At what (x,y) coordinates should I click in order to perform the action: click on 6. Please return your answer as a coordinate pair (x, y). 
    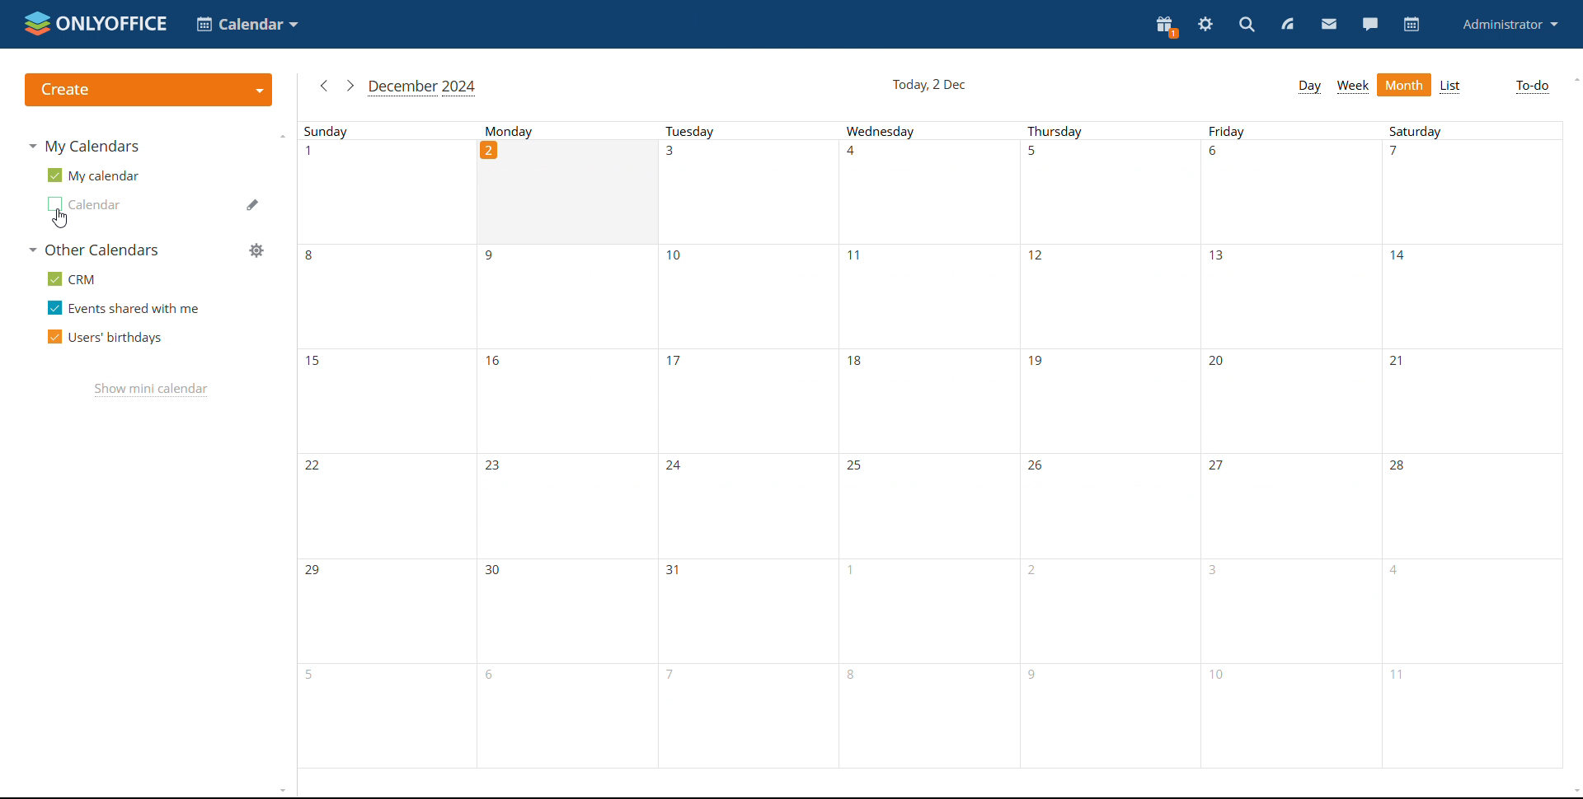
    Looking at the image, I should click on (566, 715).